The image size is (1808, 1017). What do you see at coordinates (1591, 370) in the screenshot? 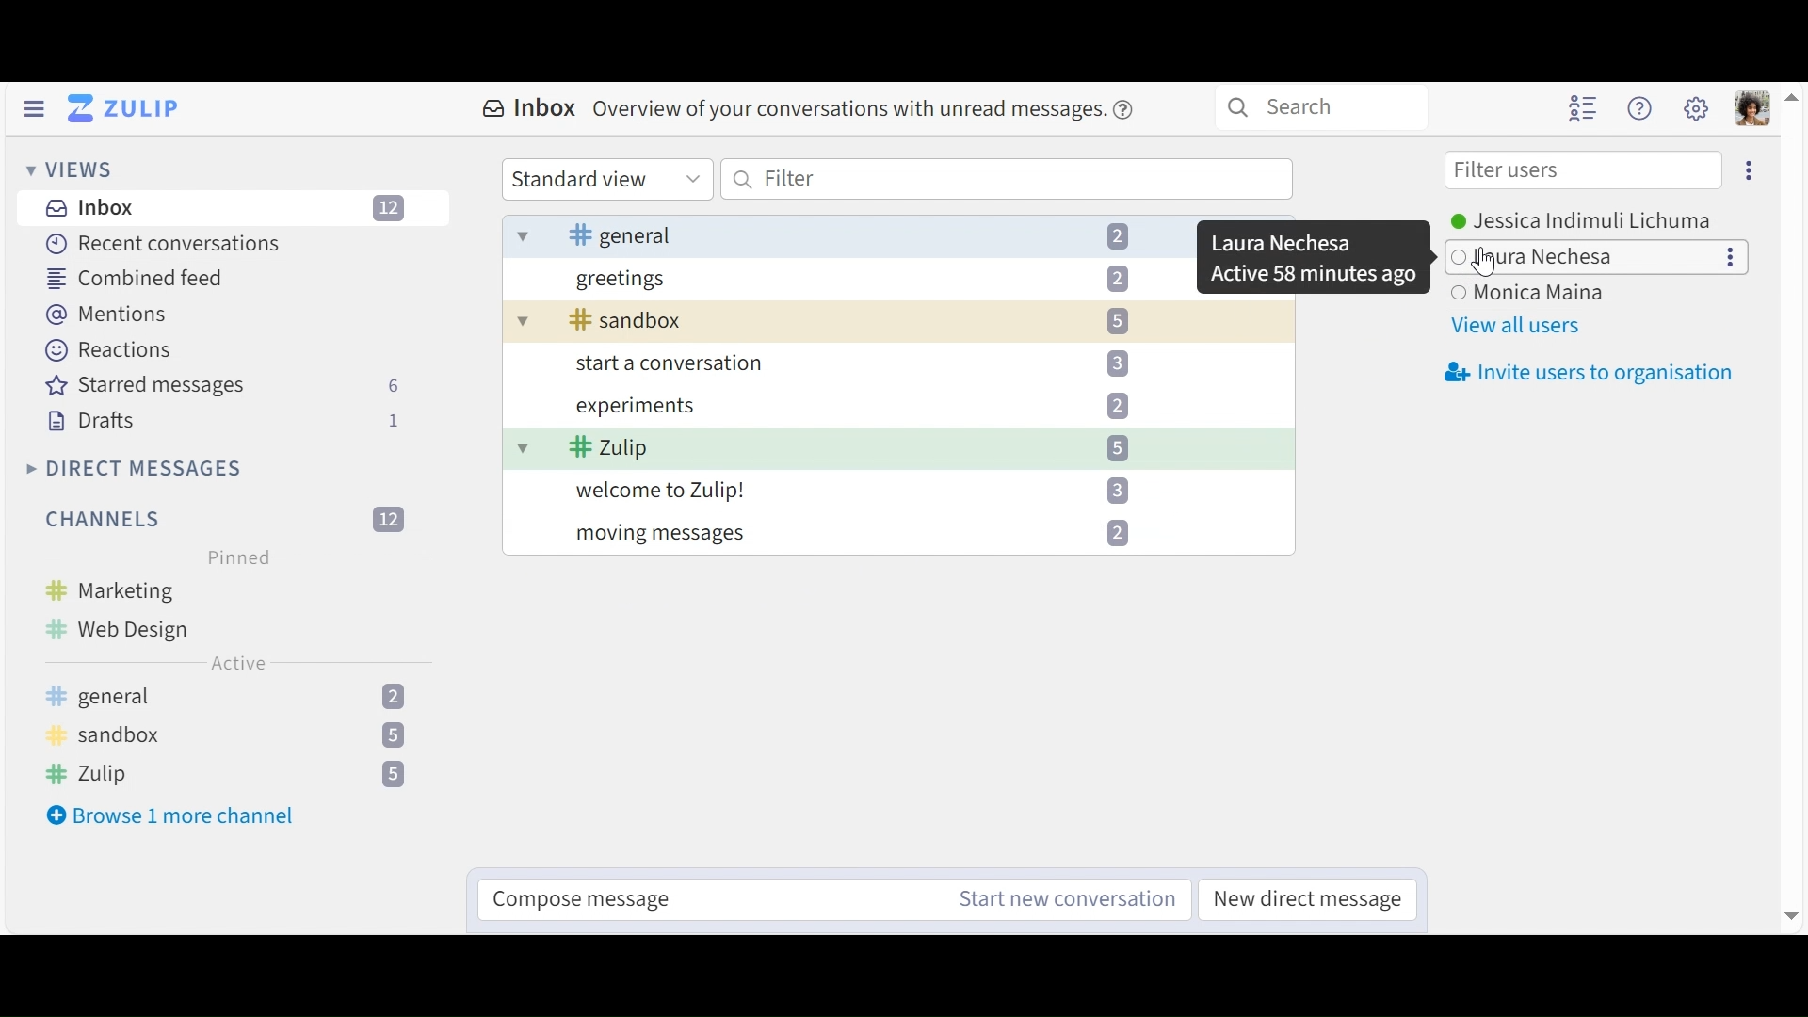
I see `Invite users to organisation` at bounding box center [1591, 370].